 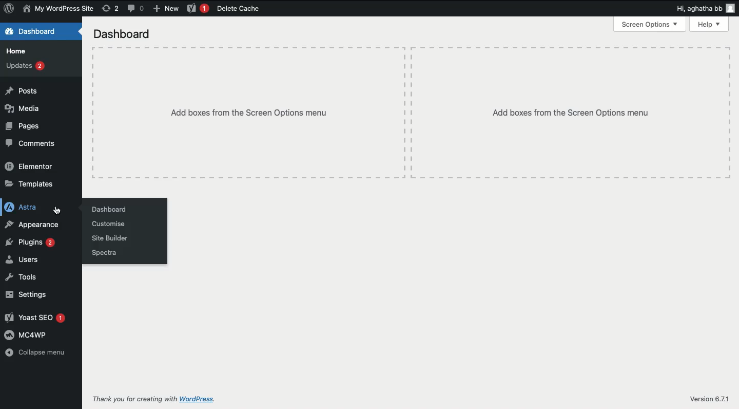 What do you see at coordinates (28, 294) in the screenshot?
I see `Settings` at bounding box center [28, 294].